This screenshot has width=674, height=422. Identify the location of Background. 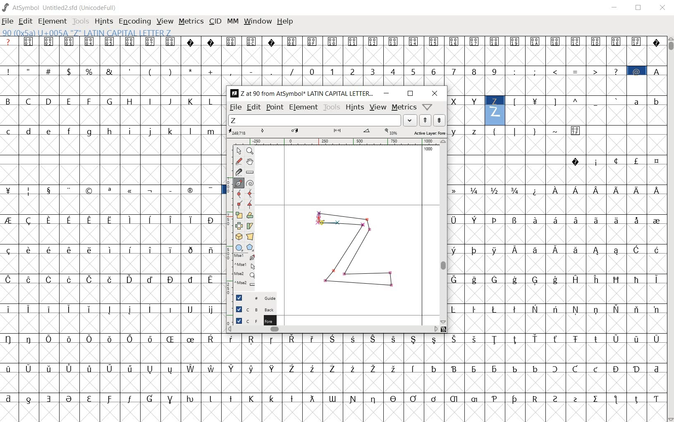
(252, 309).